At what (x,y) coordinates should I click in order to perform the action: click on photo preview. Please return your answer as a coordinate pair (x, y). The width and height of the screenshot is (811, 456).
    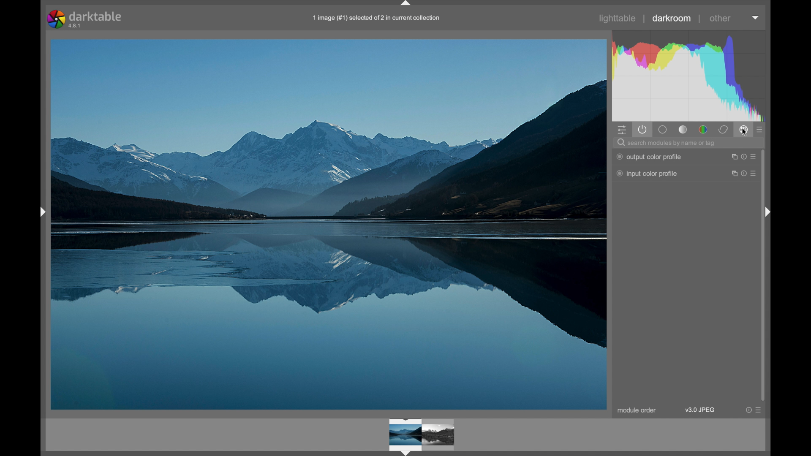
    Looking at the image, I should click on (421, 435).